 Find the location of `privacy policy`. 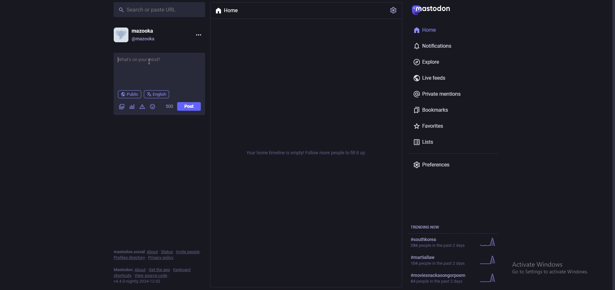

privacy policy is located at coordinates (161, 258).